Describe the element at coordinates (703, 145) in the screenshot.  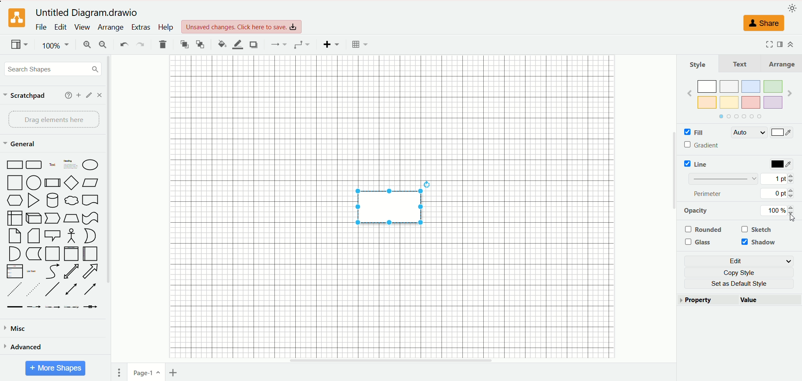
I see `gradient` at that location.